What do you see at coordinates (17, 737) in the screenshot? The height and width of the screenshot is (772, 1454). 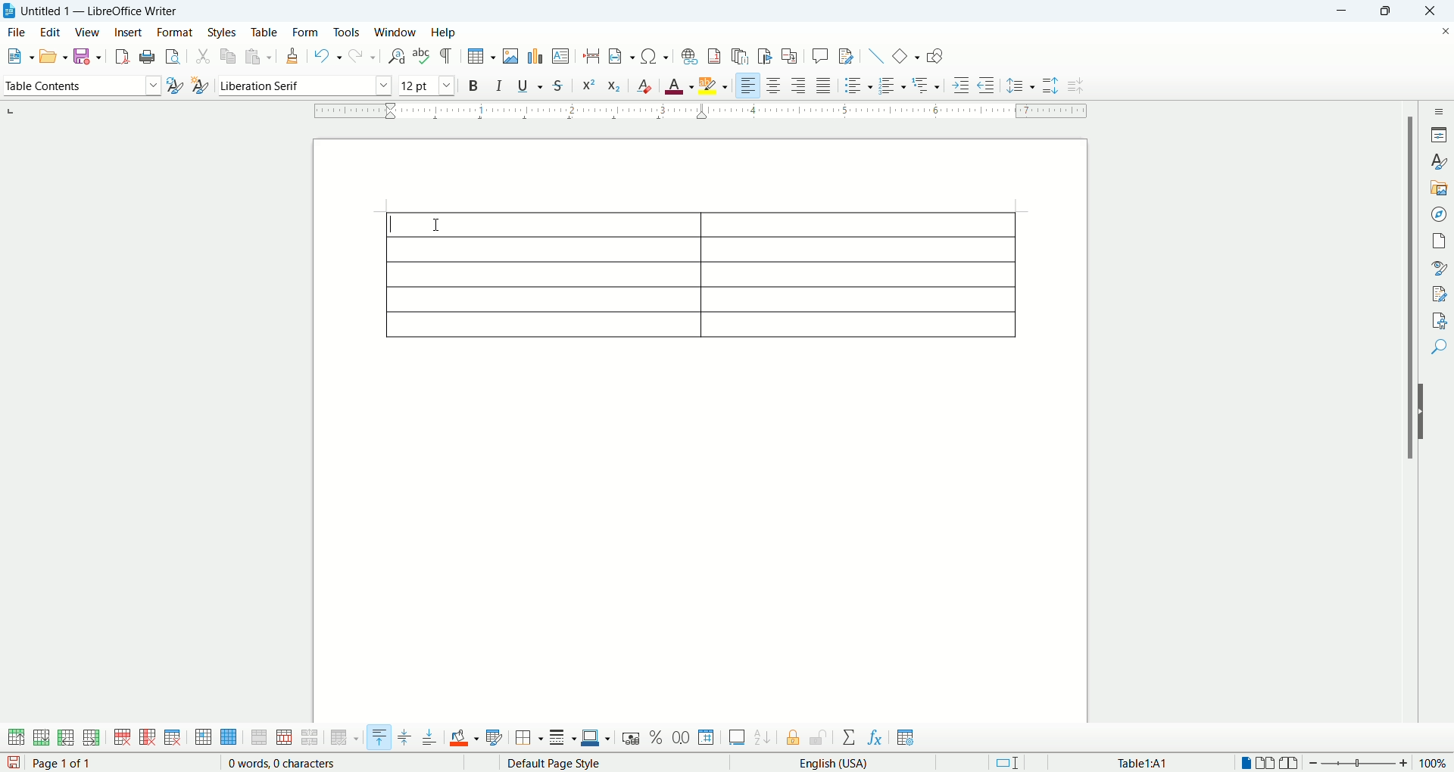 I see `insert row above` at bounding box center [17, 737].